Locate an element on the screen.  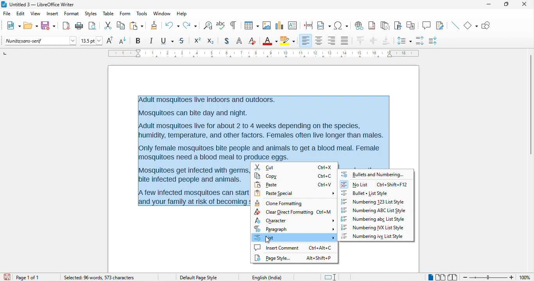
insert comment is located at coordinates (293, 248).